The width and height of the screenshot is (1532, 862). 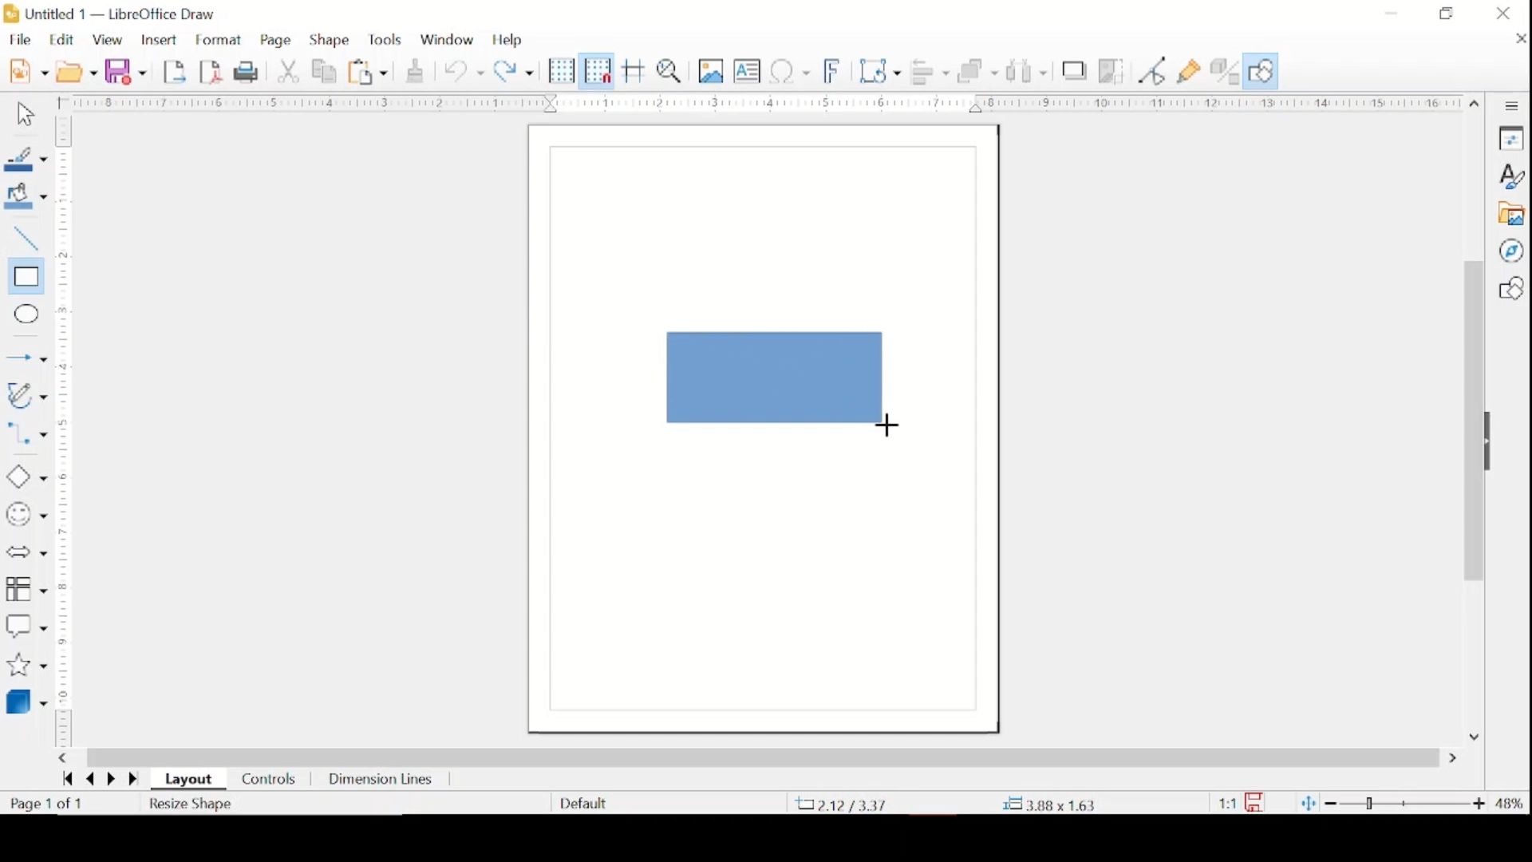 I want to click on crop image, so click(x=1113, y=73).